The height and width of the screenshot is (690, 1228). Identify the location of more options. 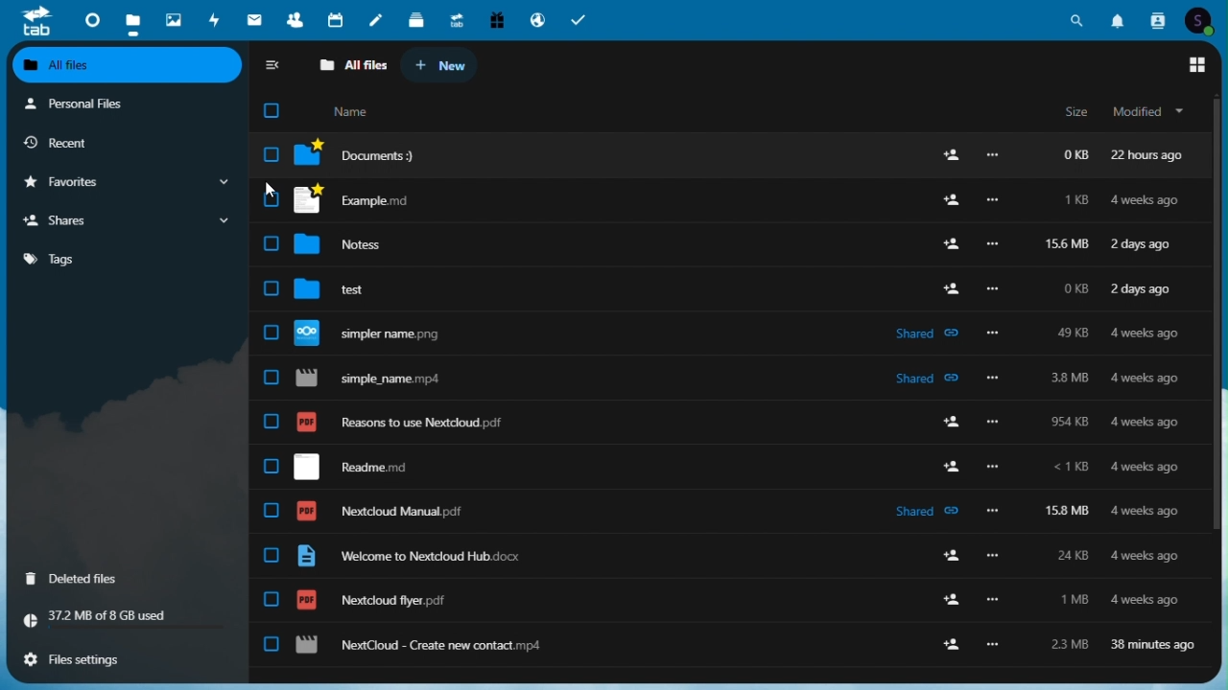
(993, 377).